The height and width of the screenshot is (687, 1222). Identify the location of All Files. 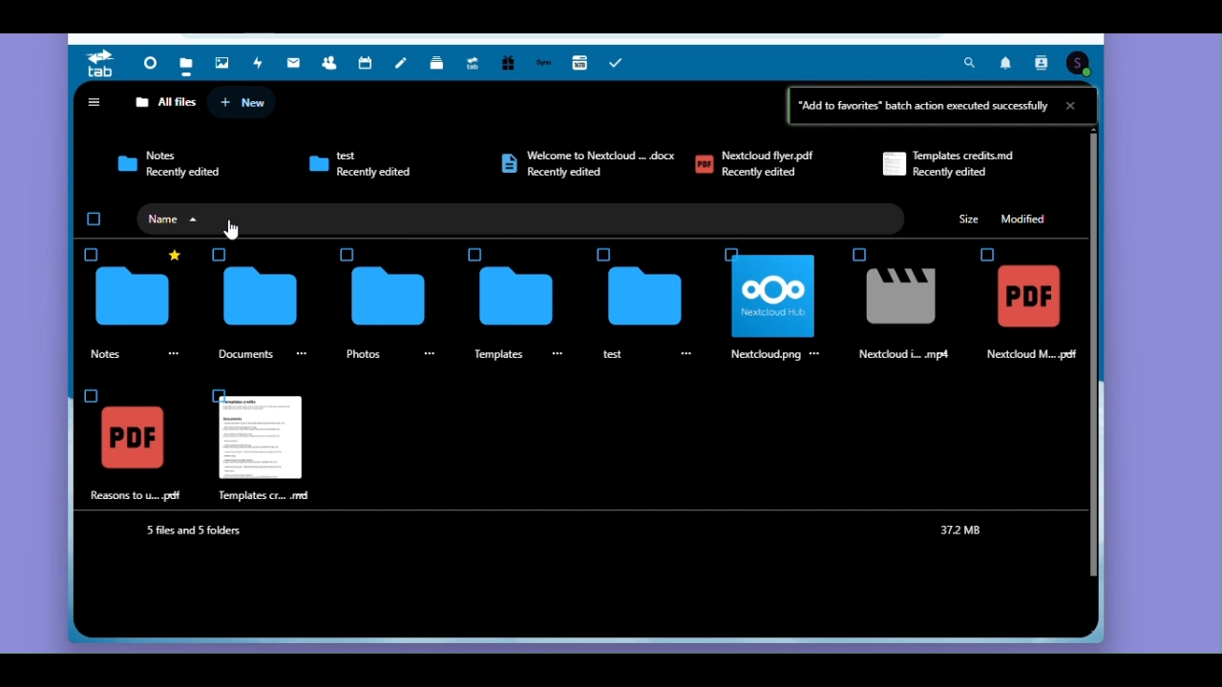
(166, 103).